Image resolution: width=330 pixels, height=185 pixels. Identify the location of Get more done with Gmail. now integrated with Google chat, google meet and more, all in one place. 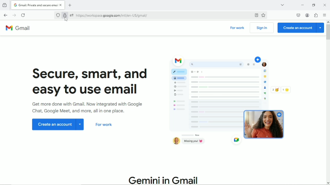
(92, 109).